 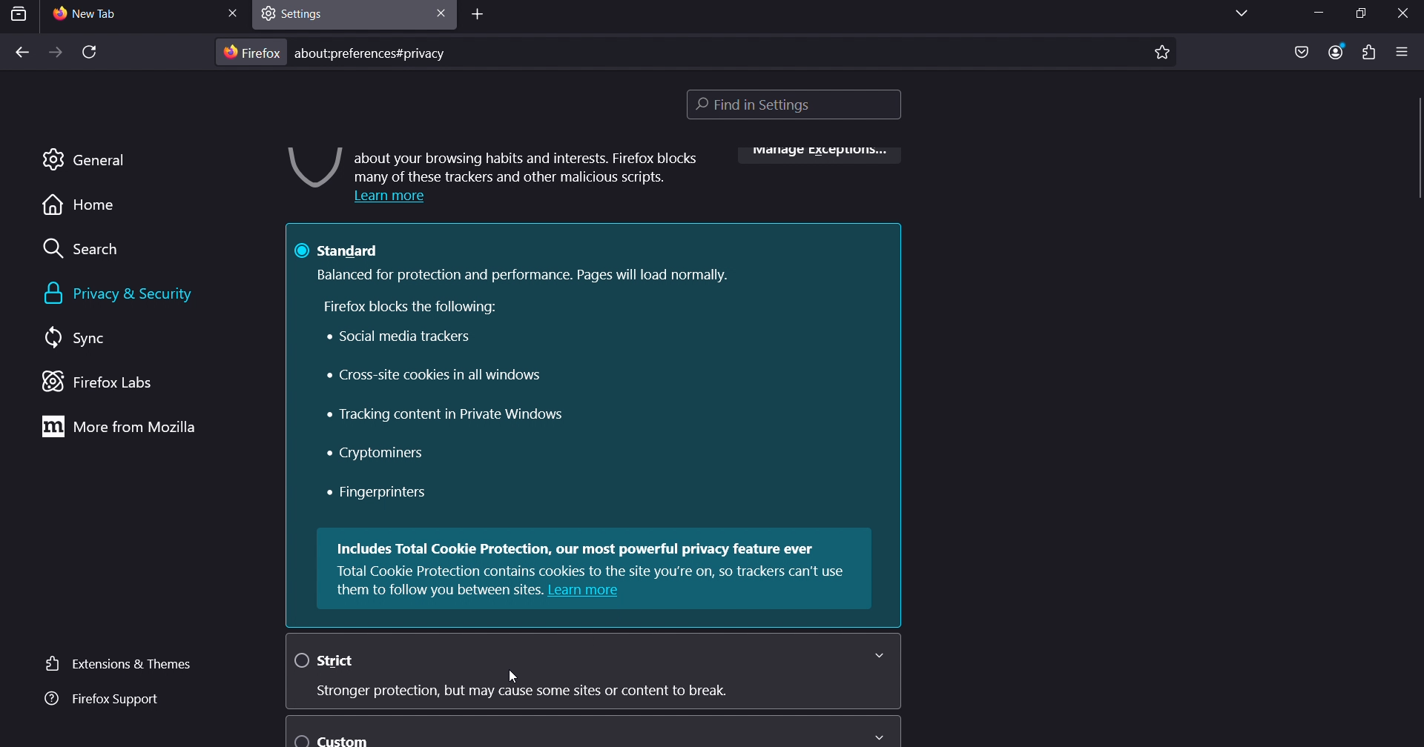 I want to click on custom, so click(x=590, y=731).